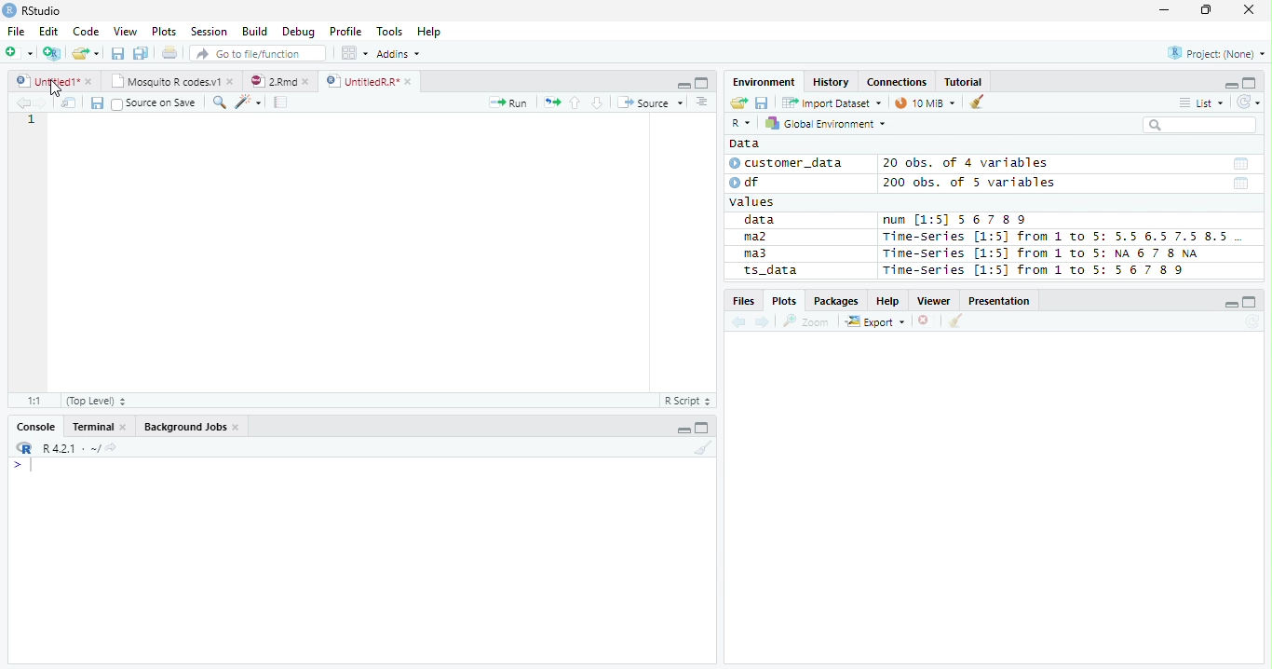  I want to click on Open folder, so click(737, 103).